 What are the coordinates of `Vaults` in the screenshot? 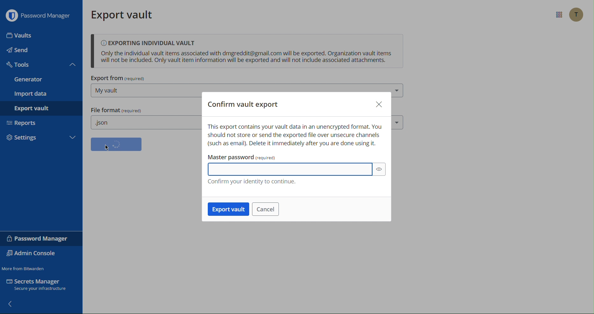 It's located at (20, 36).